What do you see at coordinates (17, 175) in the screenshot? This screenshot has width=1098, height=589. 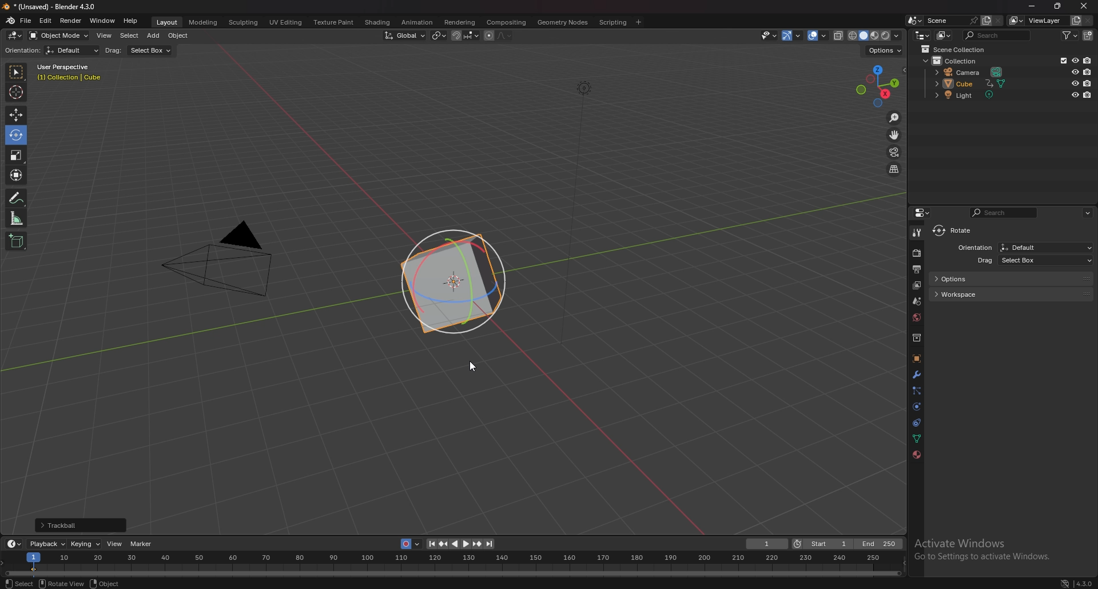 I see `transform` at bounding box center [17, 175].